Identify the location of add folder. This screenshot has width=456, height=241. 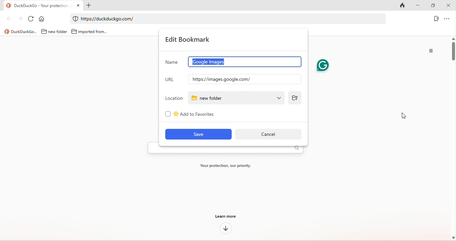
(294, 97).